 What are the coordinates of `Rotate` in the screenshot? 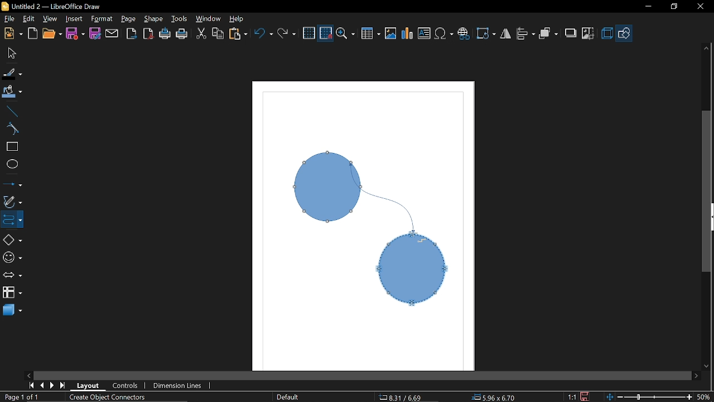 It's located at (486, 32).